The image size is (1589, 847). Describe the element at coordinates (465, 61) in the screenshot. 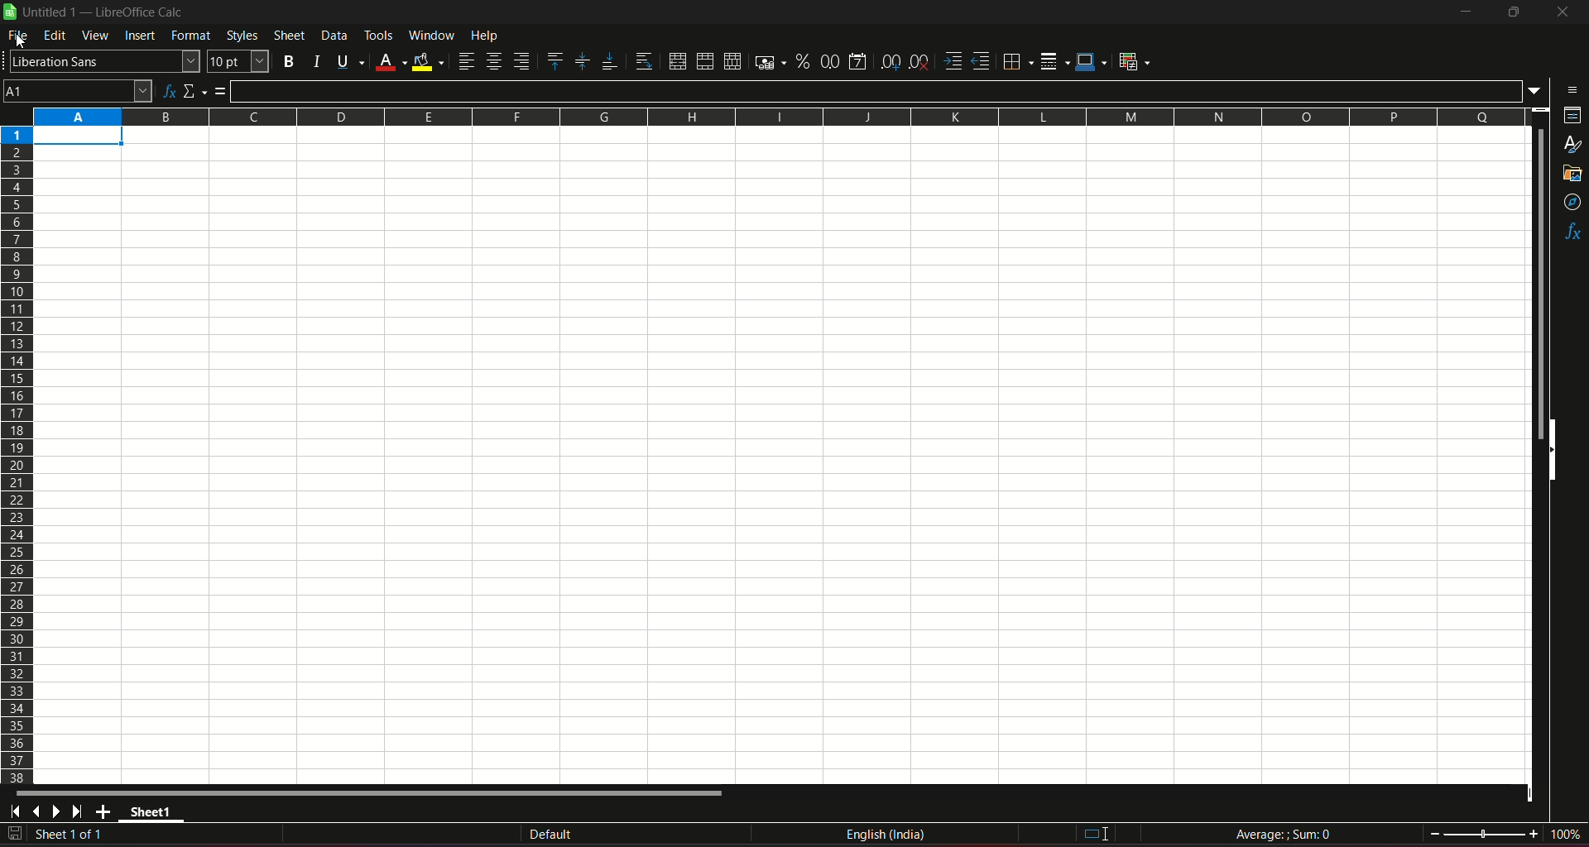

I see `  align` at that location.